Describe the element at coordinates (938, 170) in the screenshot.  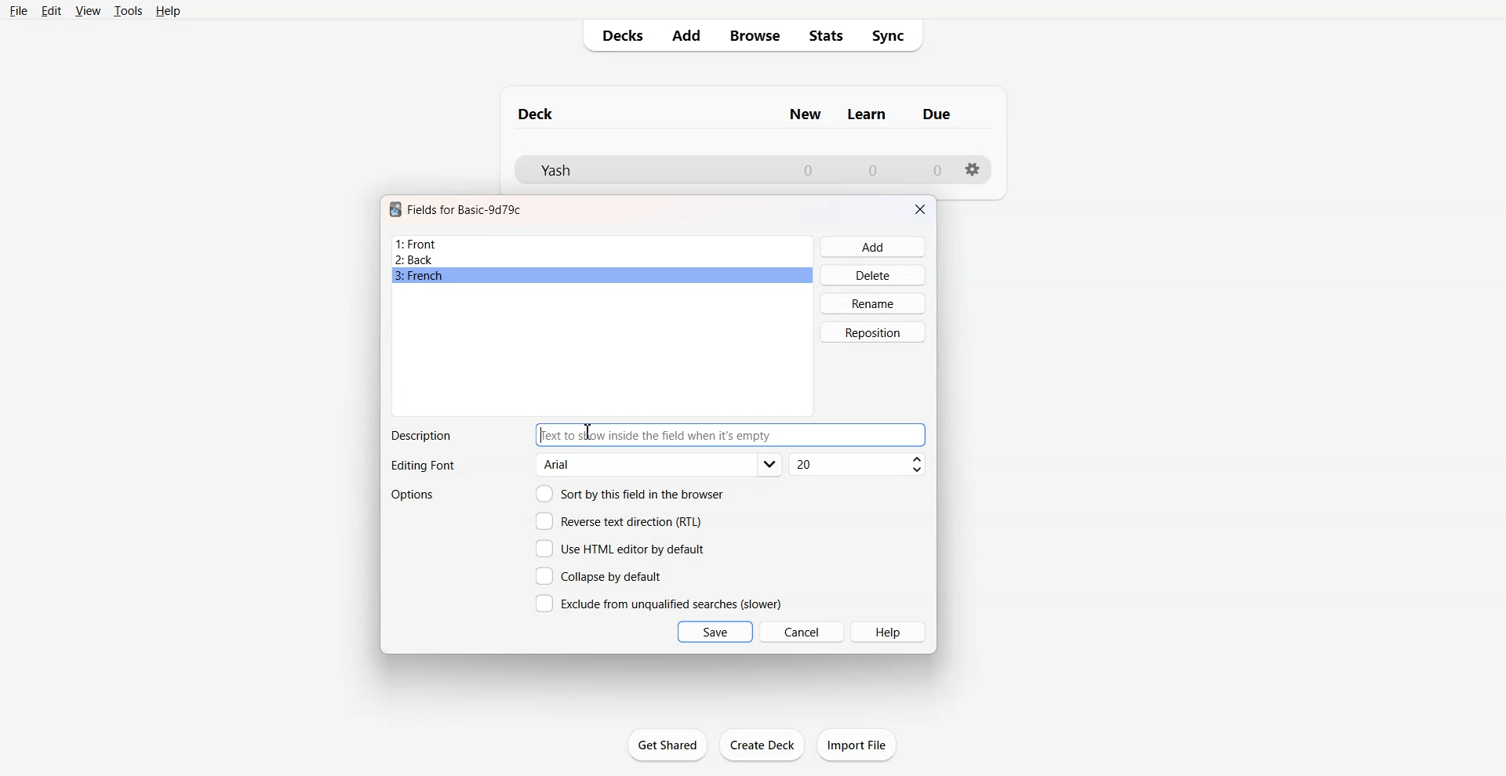
I see `Number of due cards` at that location.